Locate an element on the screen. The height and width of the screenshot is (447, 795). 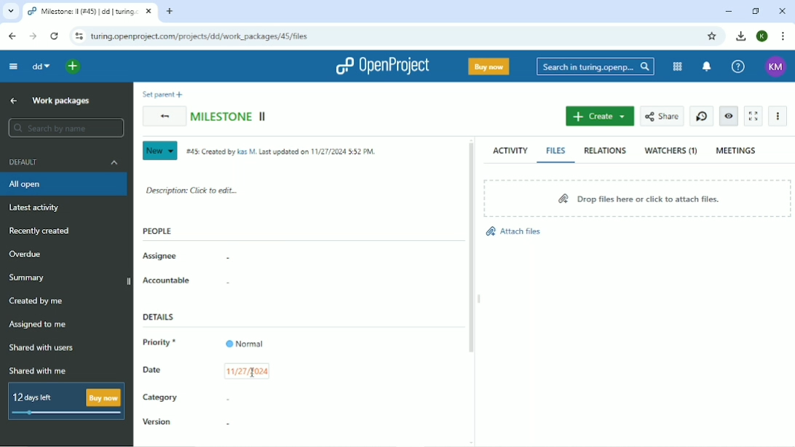
Site is located at coordinates (206, 36).